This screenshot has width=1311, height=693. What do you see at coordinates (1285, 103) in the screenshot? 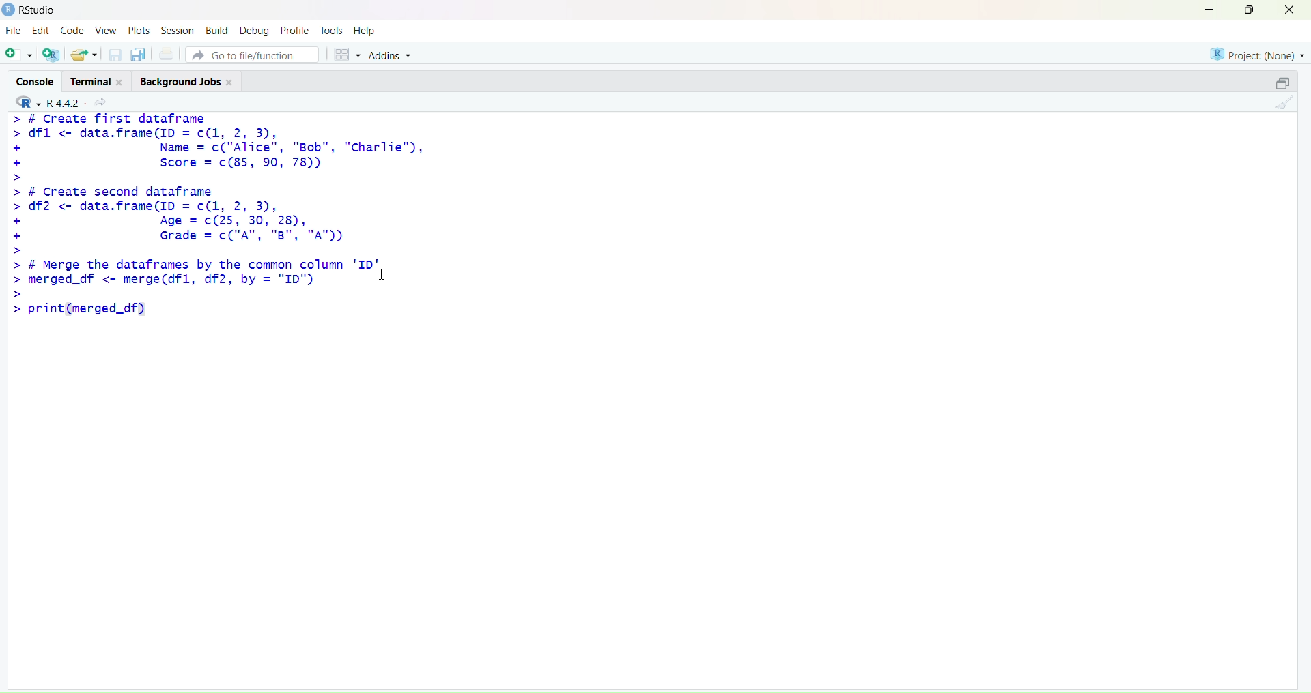
I see `clear console` at bounding box center [1285, 103].